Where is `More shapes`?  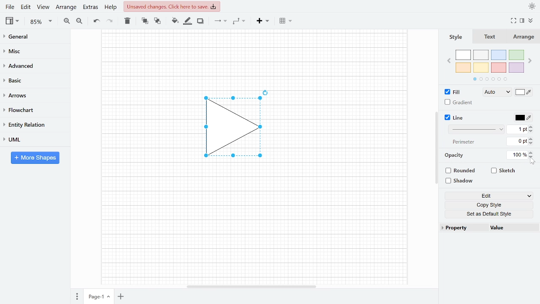 More shapes is located at coordinates (35, 157).